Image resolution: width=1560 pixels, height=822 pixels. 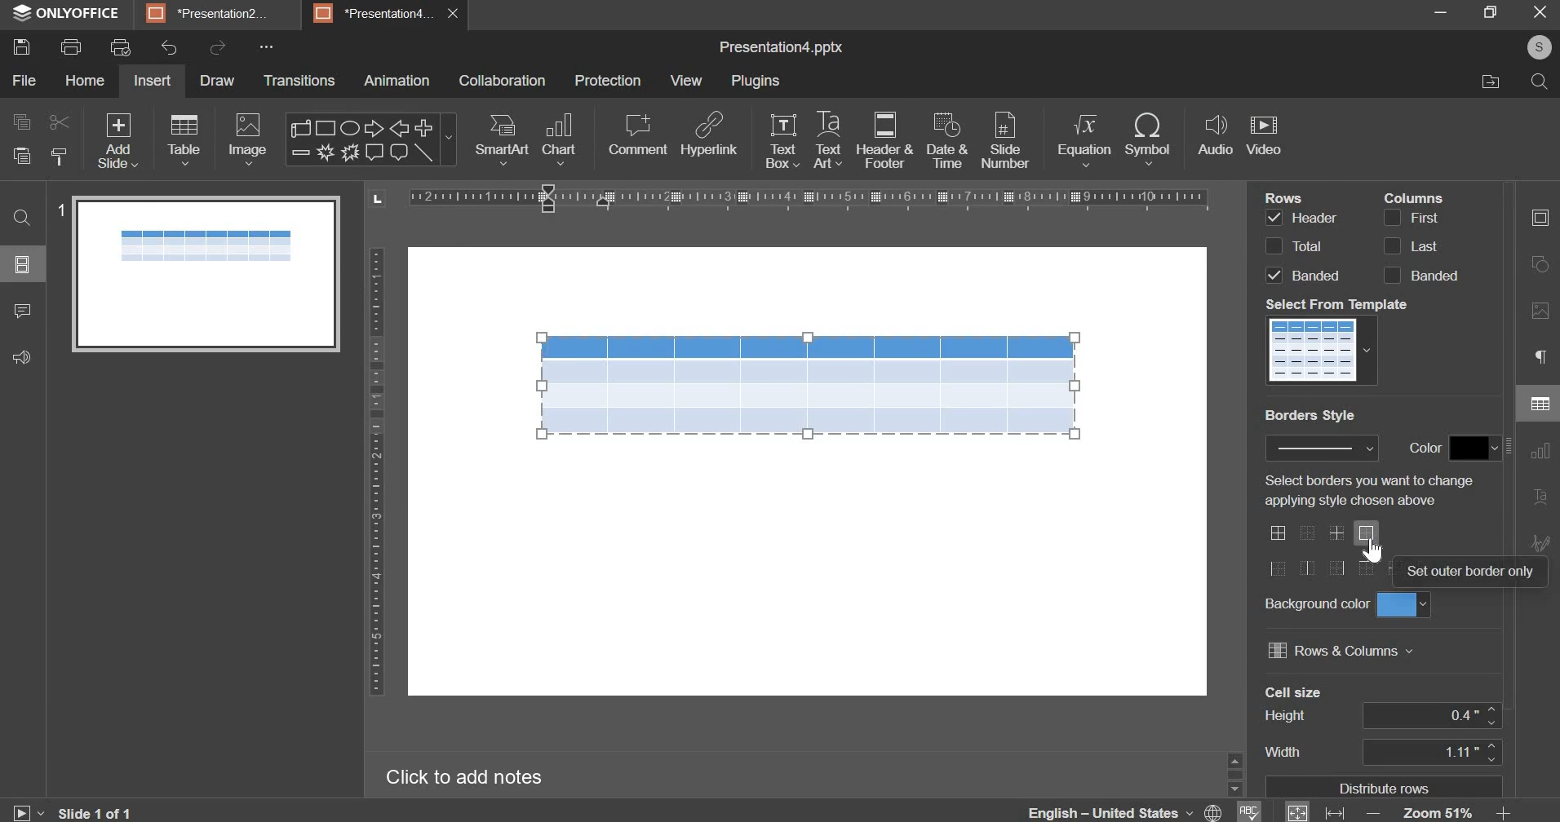 I want to click on cell size, so click(x=1471, y=717).